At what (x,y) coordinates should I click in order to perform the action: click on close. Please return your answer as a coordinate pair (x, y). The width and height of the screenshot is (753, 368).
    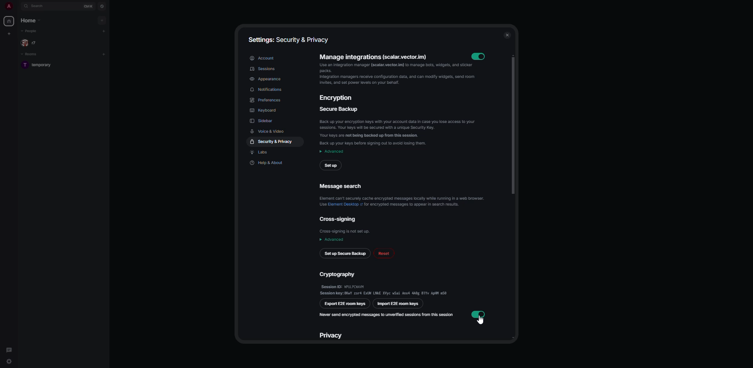
    Looking at the image, I should click on (507, 35).